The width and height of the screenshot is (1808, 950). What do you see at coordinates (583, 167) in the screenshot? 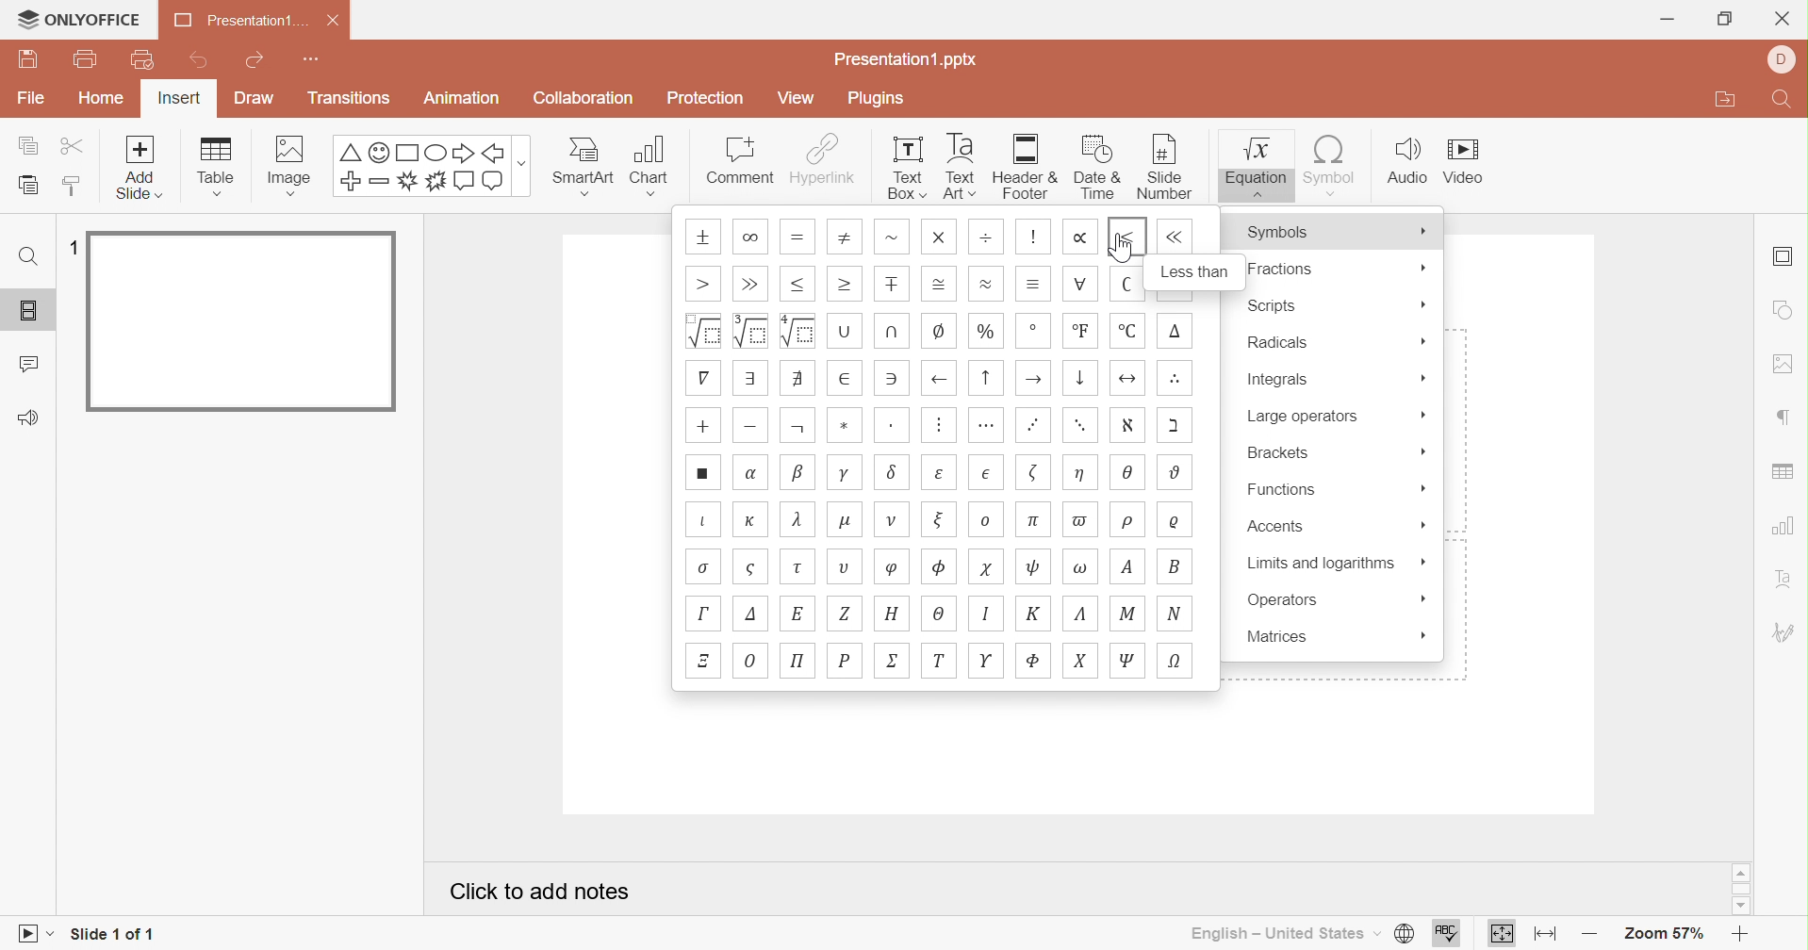
I see `Smart Art` at bounding box center [583, 167].